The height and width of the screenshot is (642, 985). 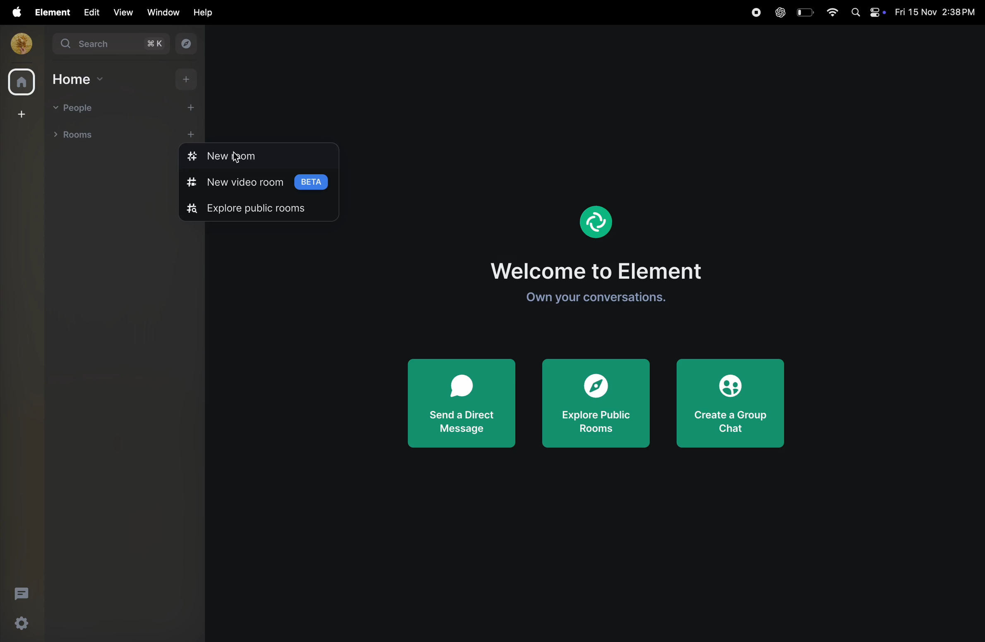 I want to click on Welcome to Element, so click(x=600, y=271).